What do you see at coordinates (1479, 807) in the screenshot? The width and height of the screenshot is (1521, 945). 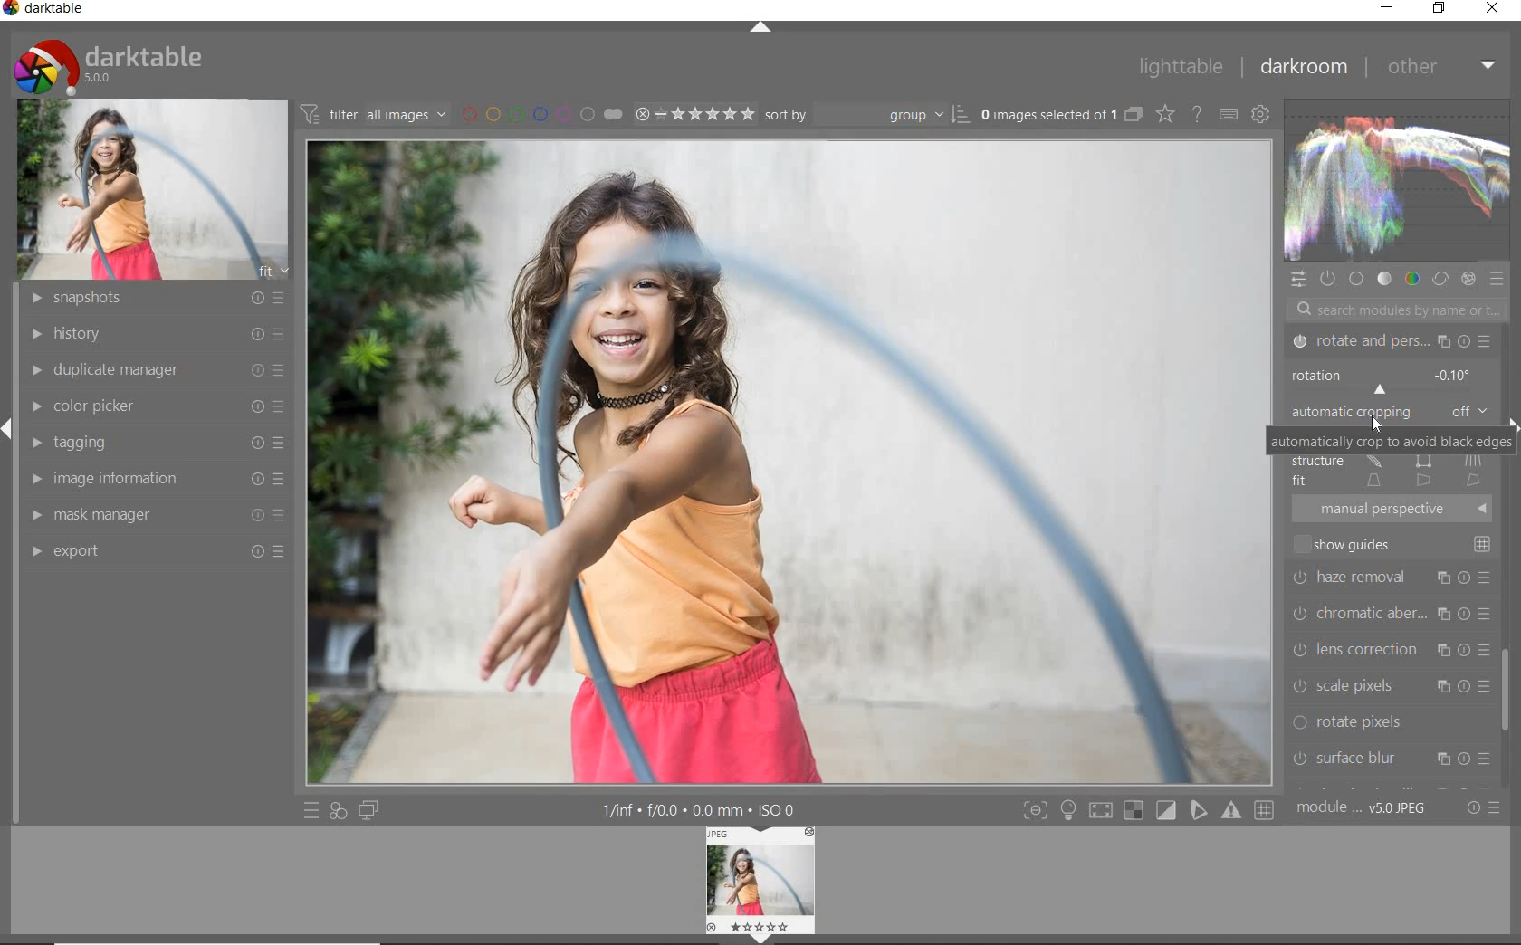 I see `reset or preset preference` at bounding box center [1479, 807].